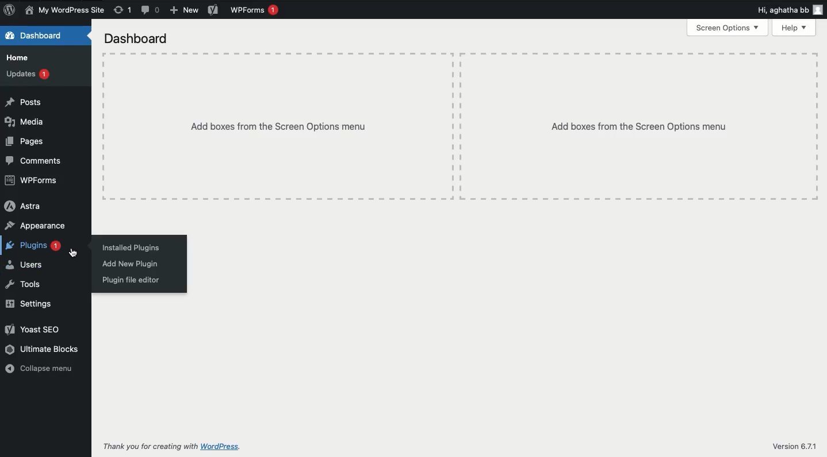  I want to click on Installed plugins, so click(130, 247).